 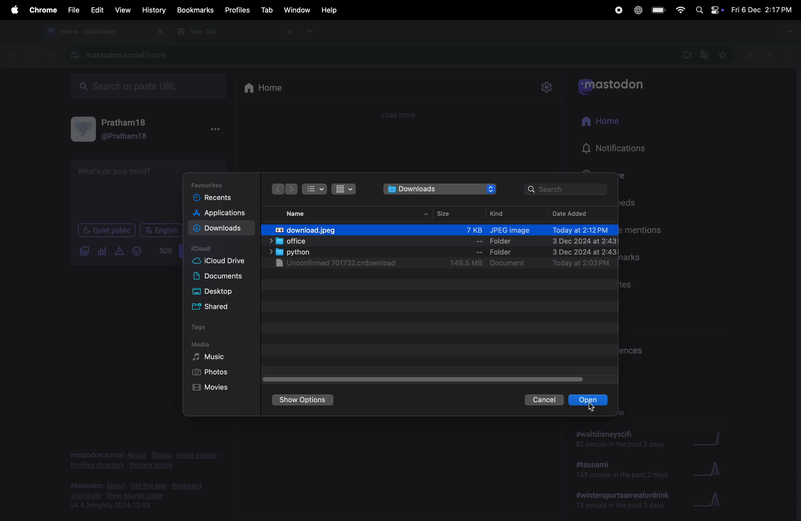 I want to click on date added, so click(x=568, y=214).